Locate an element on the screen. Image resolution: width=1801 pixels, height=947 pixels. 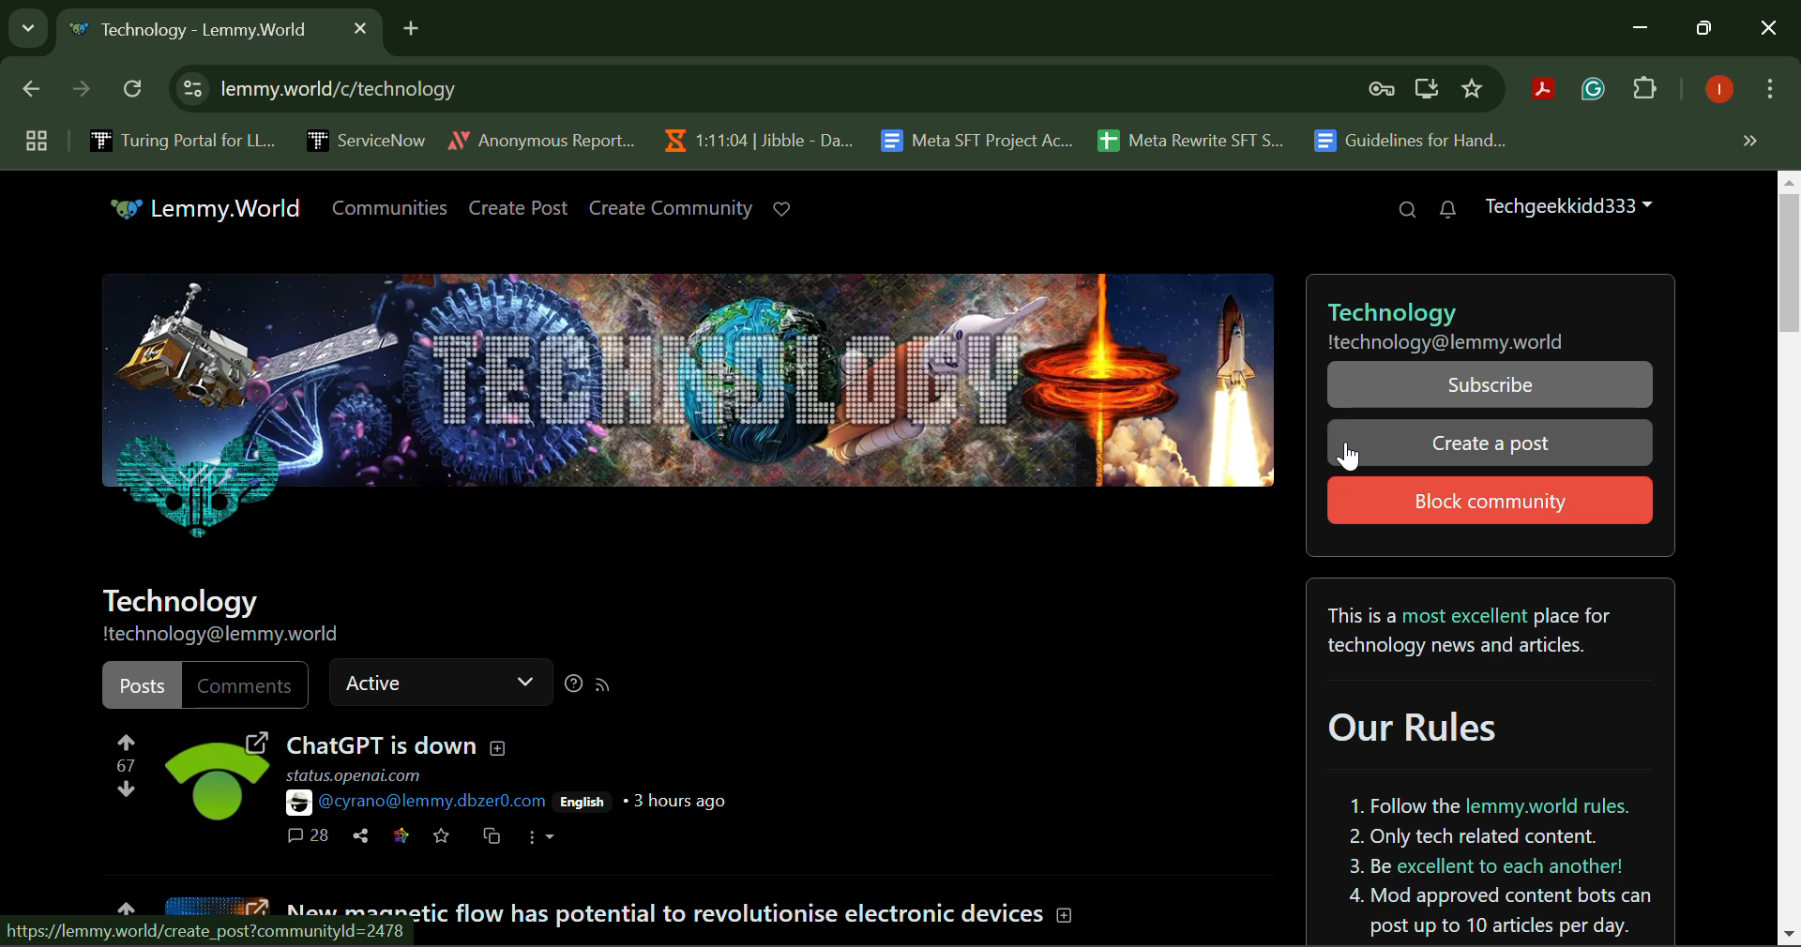
Search is located at coordinates (1407, 211).